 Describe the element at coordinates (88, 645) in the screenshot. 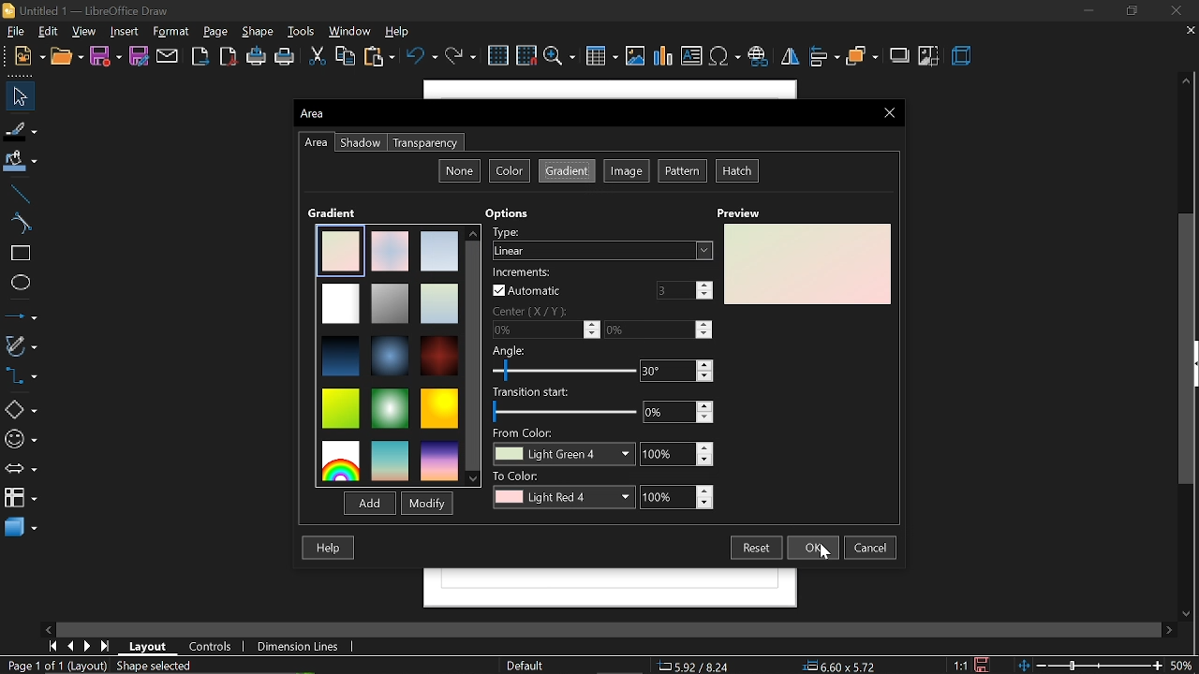

I see `next page` at that location.